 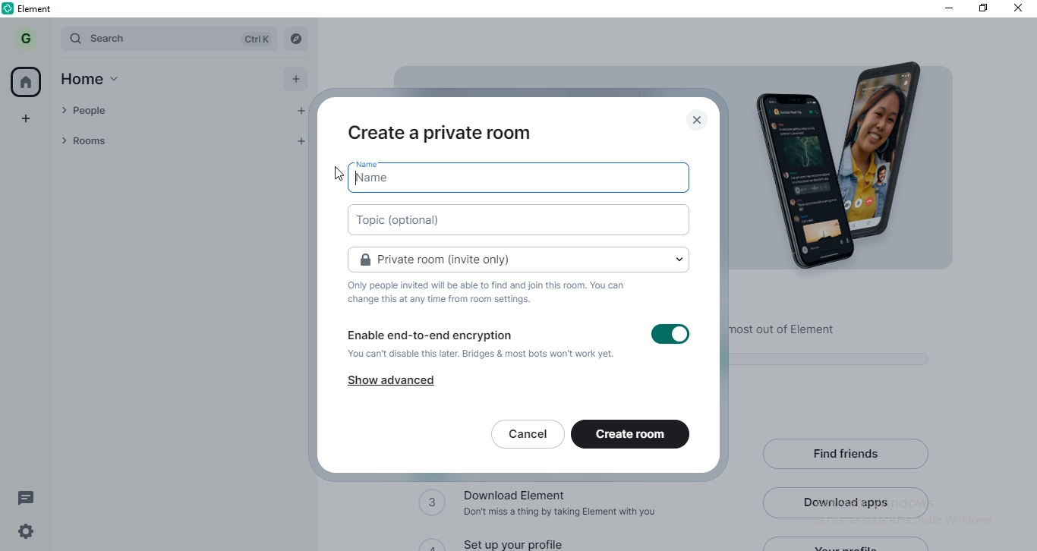 What do you see at coordinates (28, 81) in the screenshot?
I see `home` at bounding box center [28, 81].